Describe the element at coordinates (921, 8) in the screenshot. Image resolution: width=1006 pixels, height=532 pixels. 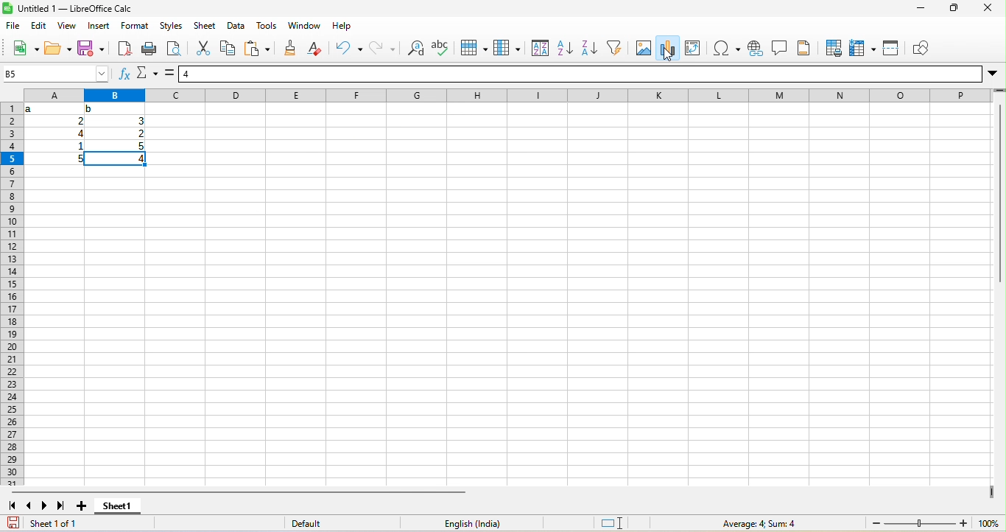
I see `minimize` at that location.